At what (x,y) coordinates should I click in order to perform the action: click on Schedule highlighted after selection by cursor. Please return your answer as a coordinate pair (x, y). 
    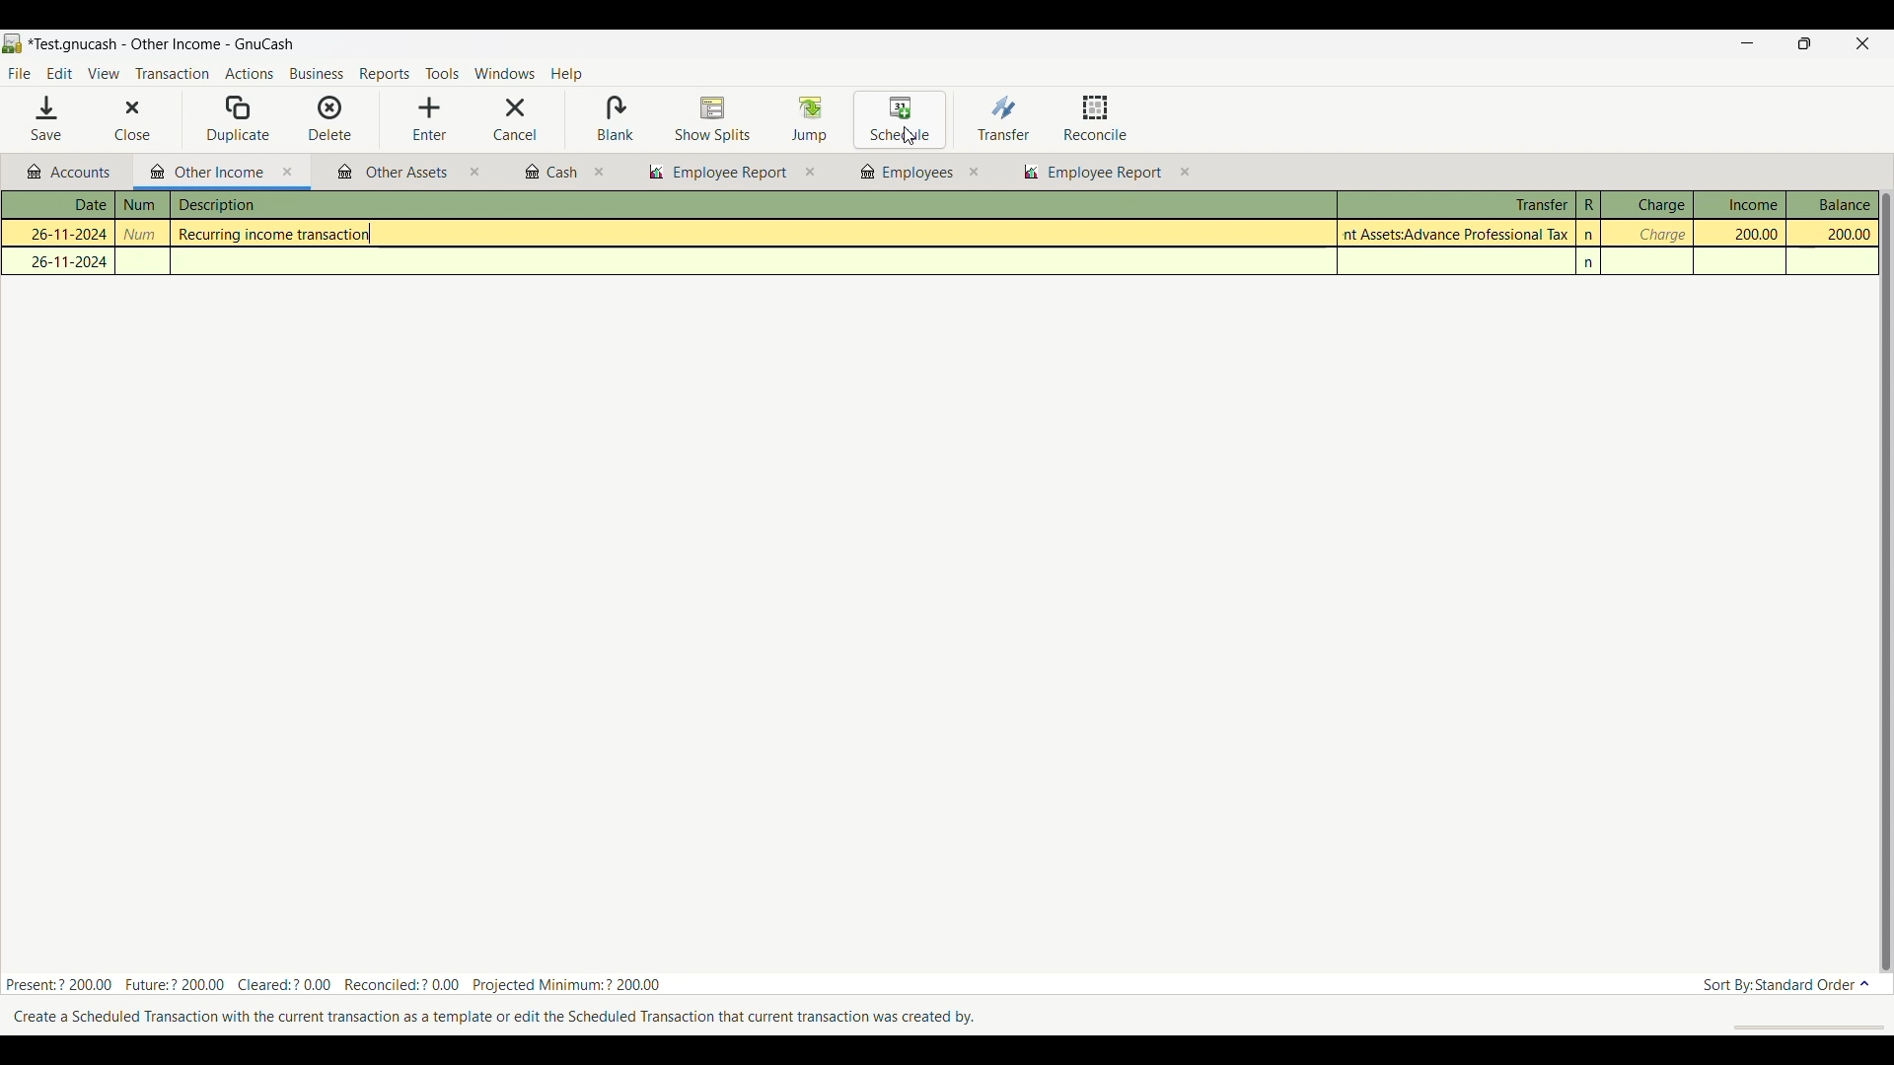
    Looking at the image, I should click on (901, 120).